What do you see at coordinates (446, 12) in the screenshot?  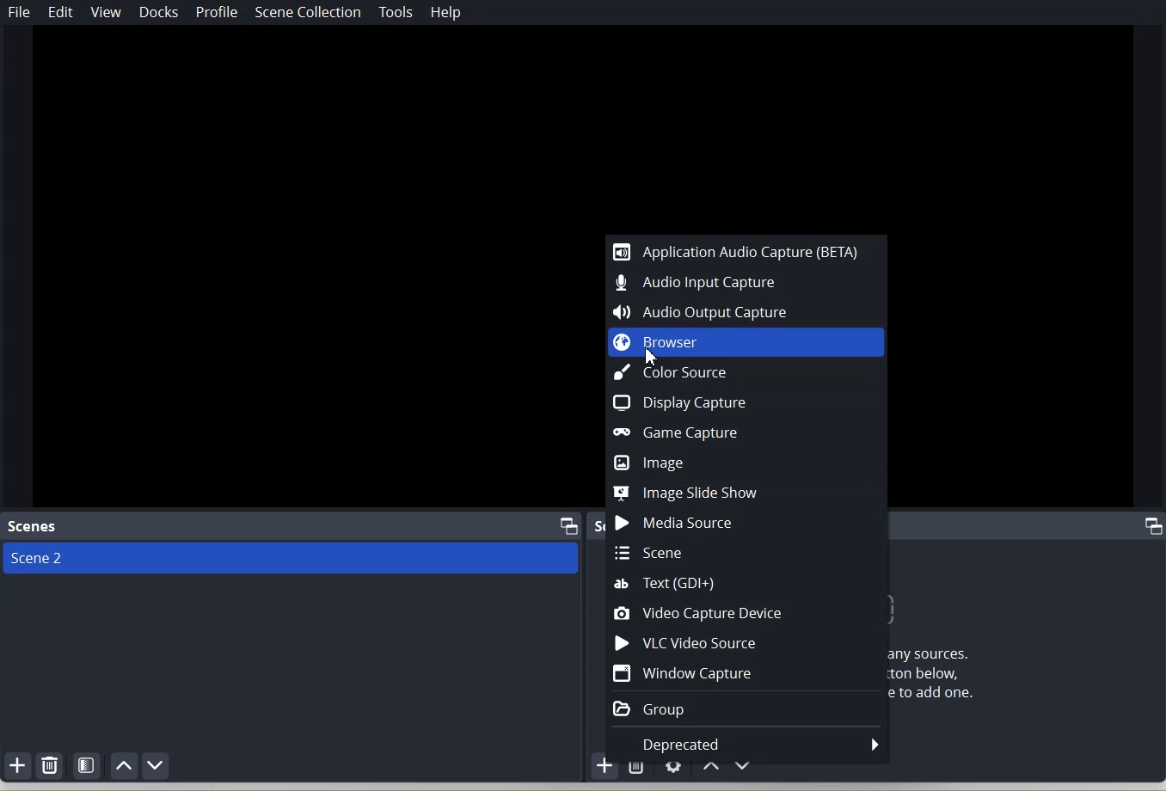 I see `Help` at bounding box center [446, 12].